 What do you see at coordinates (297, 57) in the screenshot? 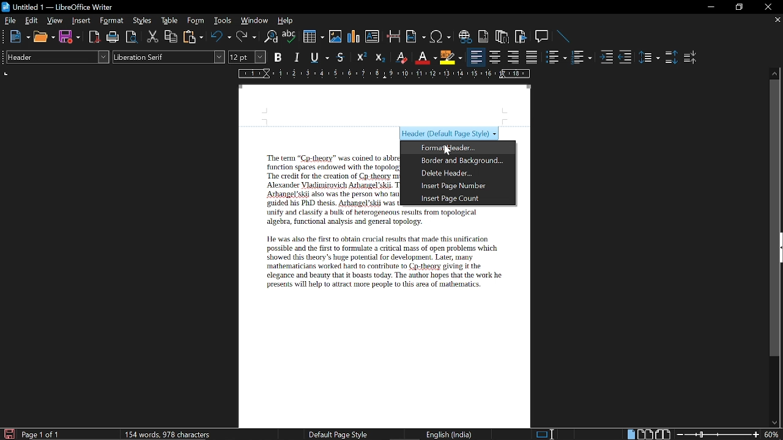
I see `Italic` at bounding box center [297, 57].